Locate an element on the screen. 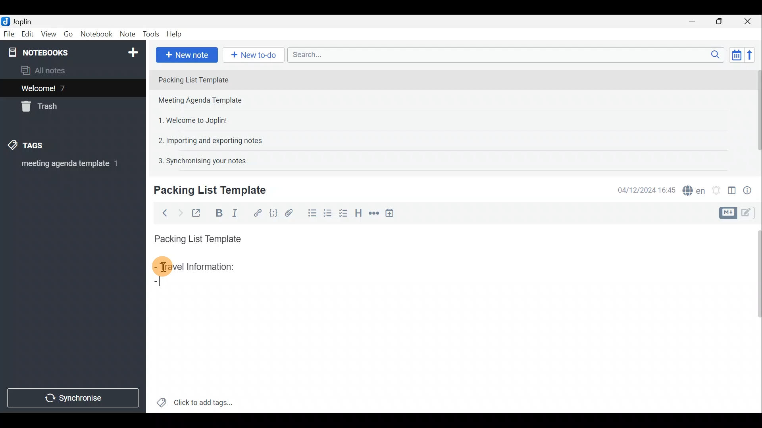 This screenshot has height=428, width=762. Hyperlink is located at coordinates (256, 212).